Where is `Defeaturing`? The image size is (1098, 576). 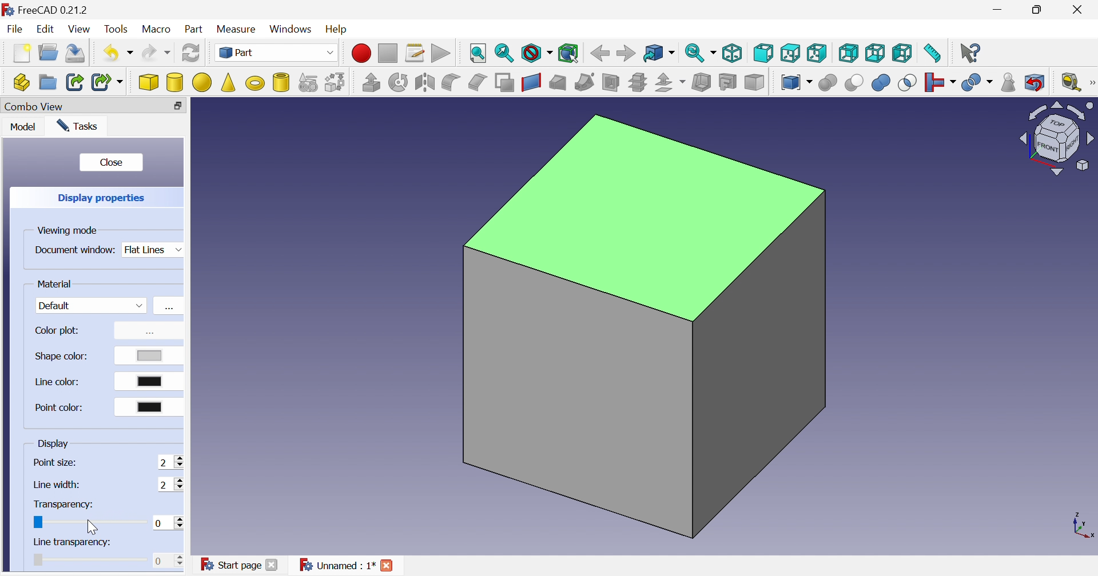 Defeaturing is located at coordinates (1036, 81).